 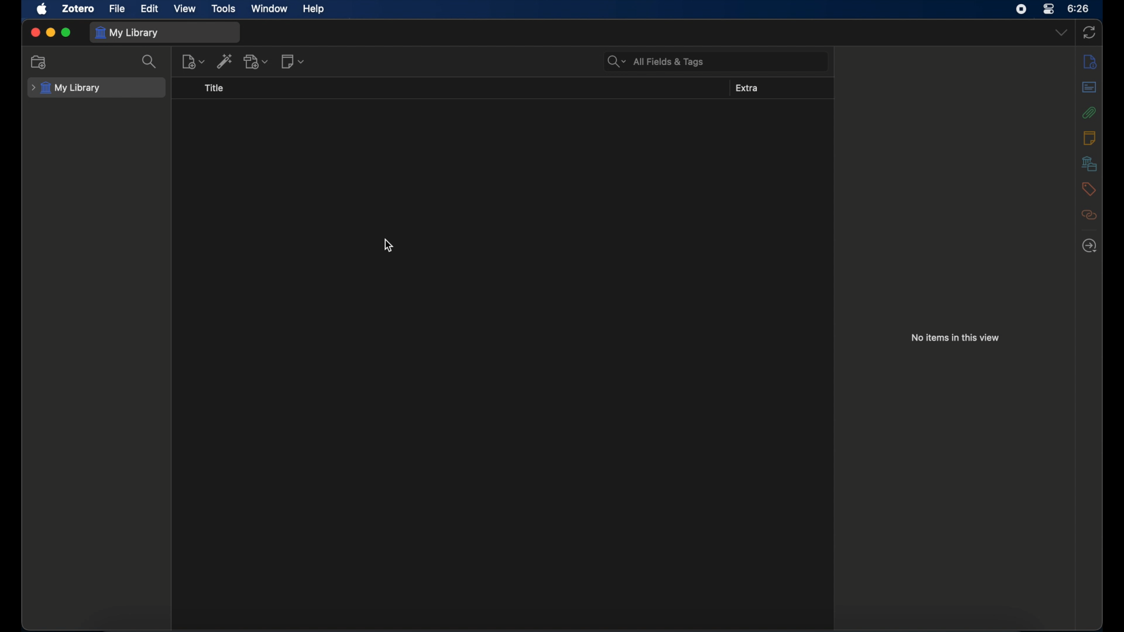 I want to click on sync, so click(x=1091, y=32).